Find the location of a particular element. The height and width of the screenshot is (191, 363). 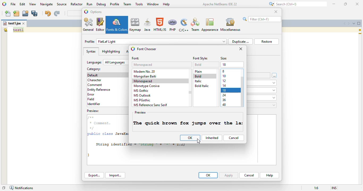

maximize is located at coordinates (346, 4).